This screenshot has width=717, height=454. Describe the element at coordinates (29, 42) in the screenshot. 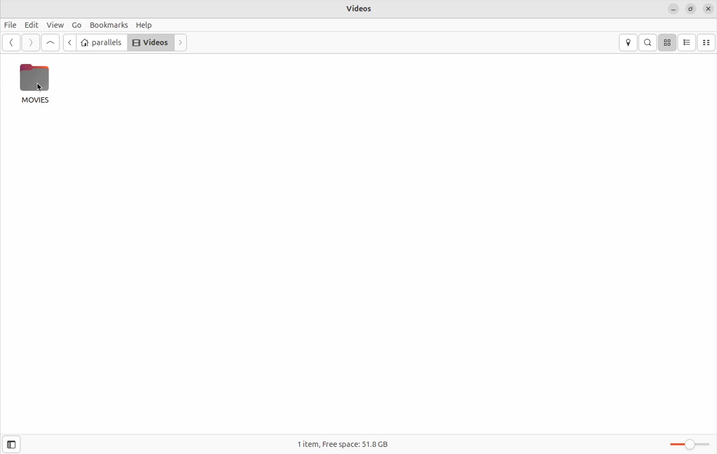

I see `next` at that location.